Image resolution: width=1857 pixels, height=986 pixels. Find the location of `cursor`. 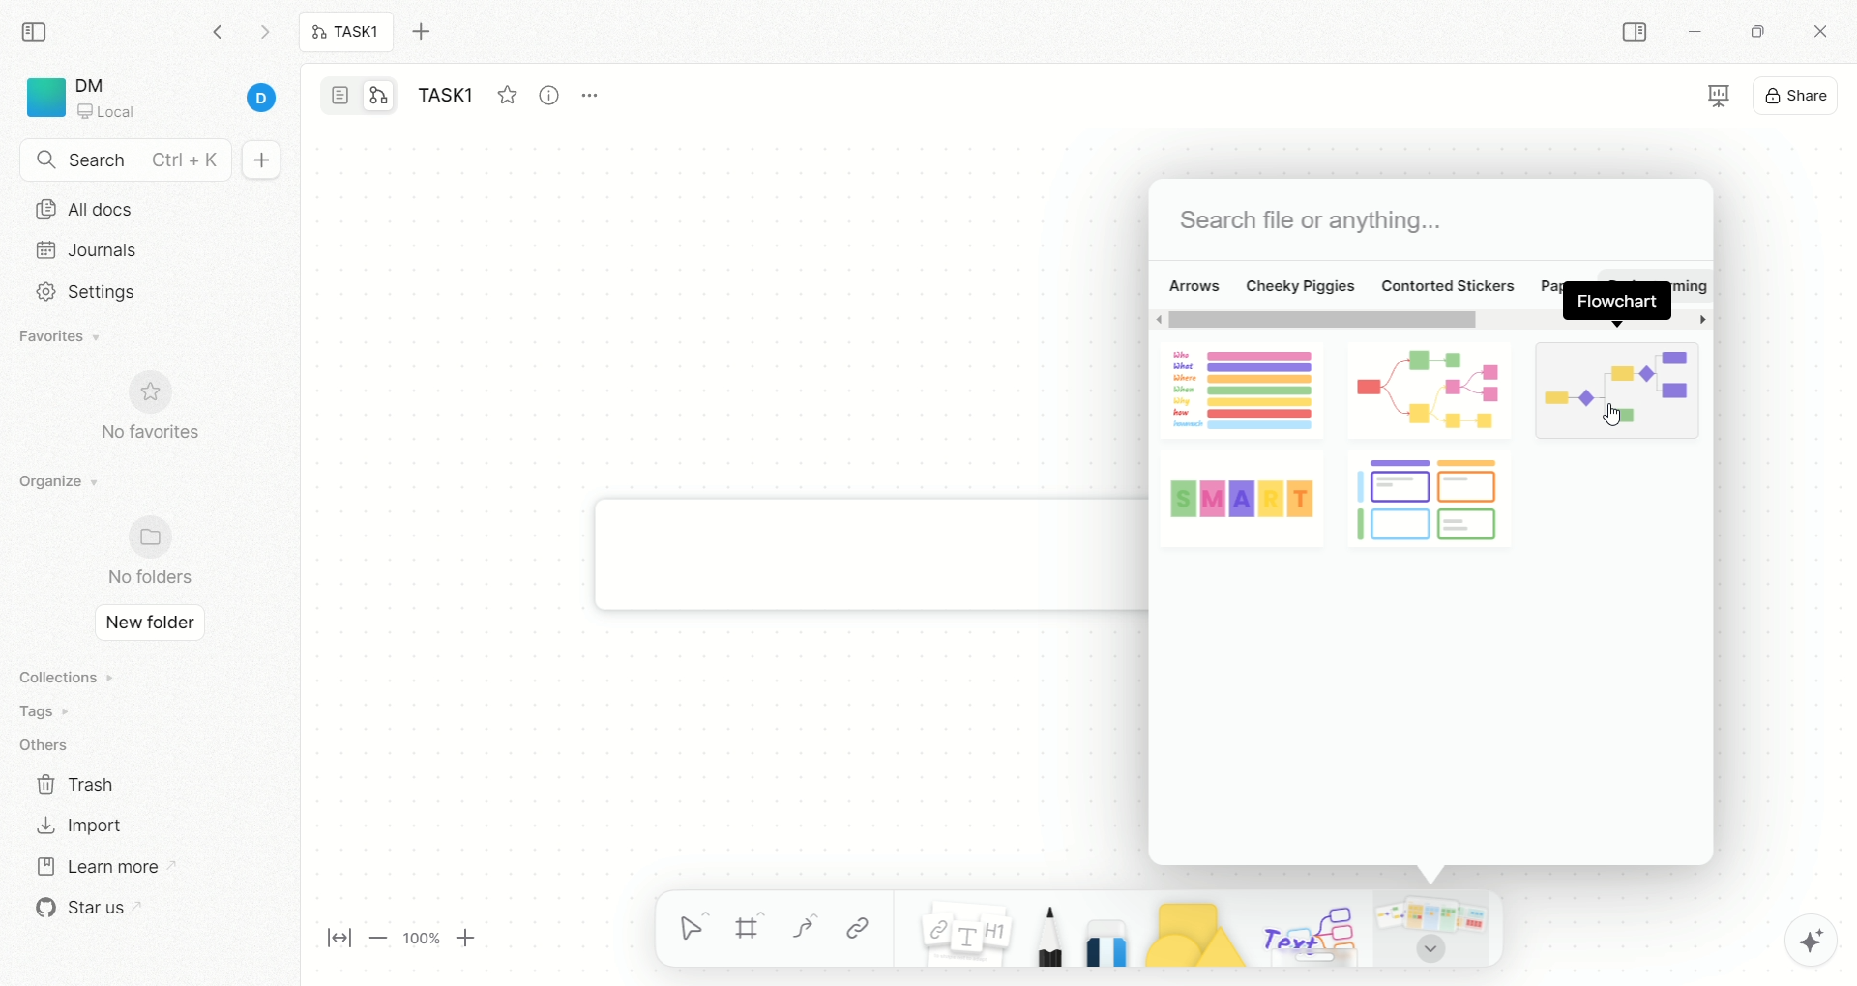

cursor is located at coordinates (1613, 418).